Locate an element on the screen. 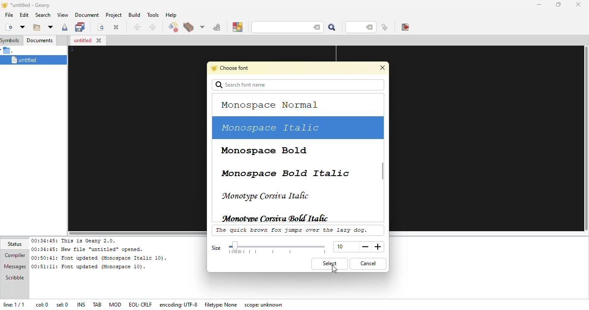 The image size is (589, 310). open existing is located at coordinates (36, 27).